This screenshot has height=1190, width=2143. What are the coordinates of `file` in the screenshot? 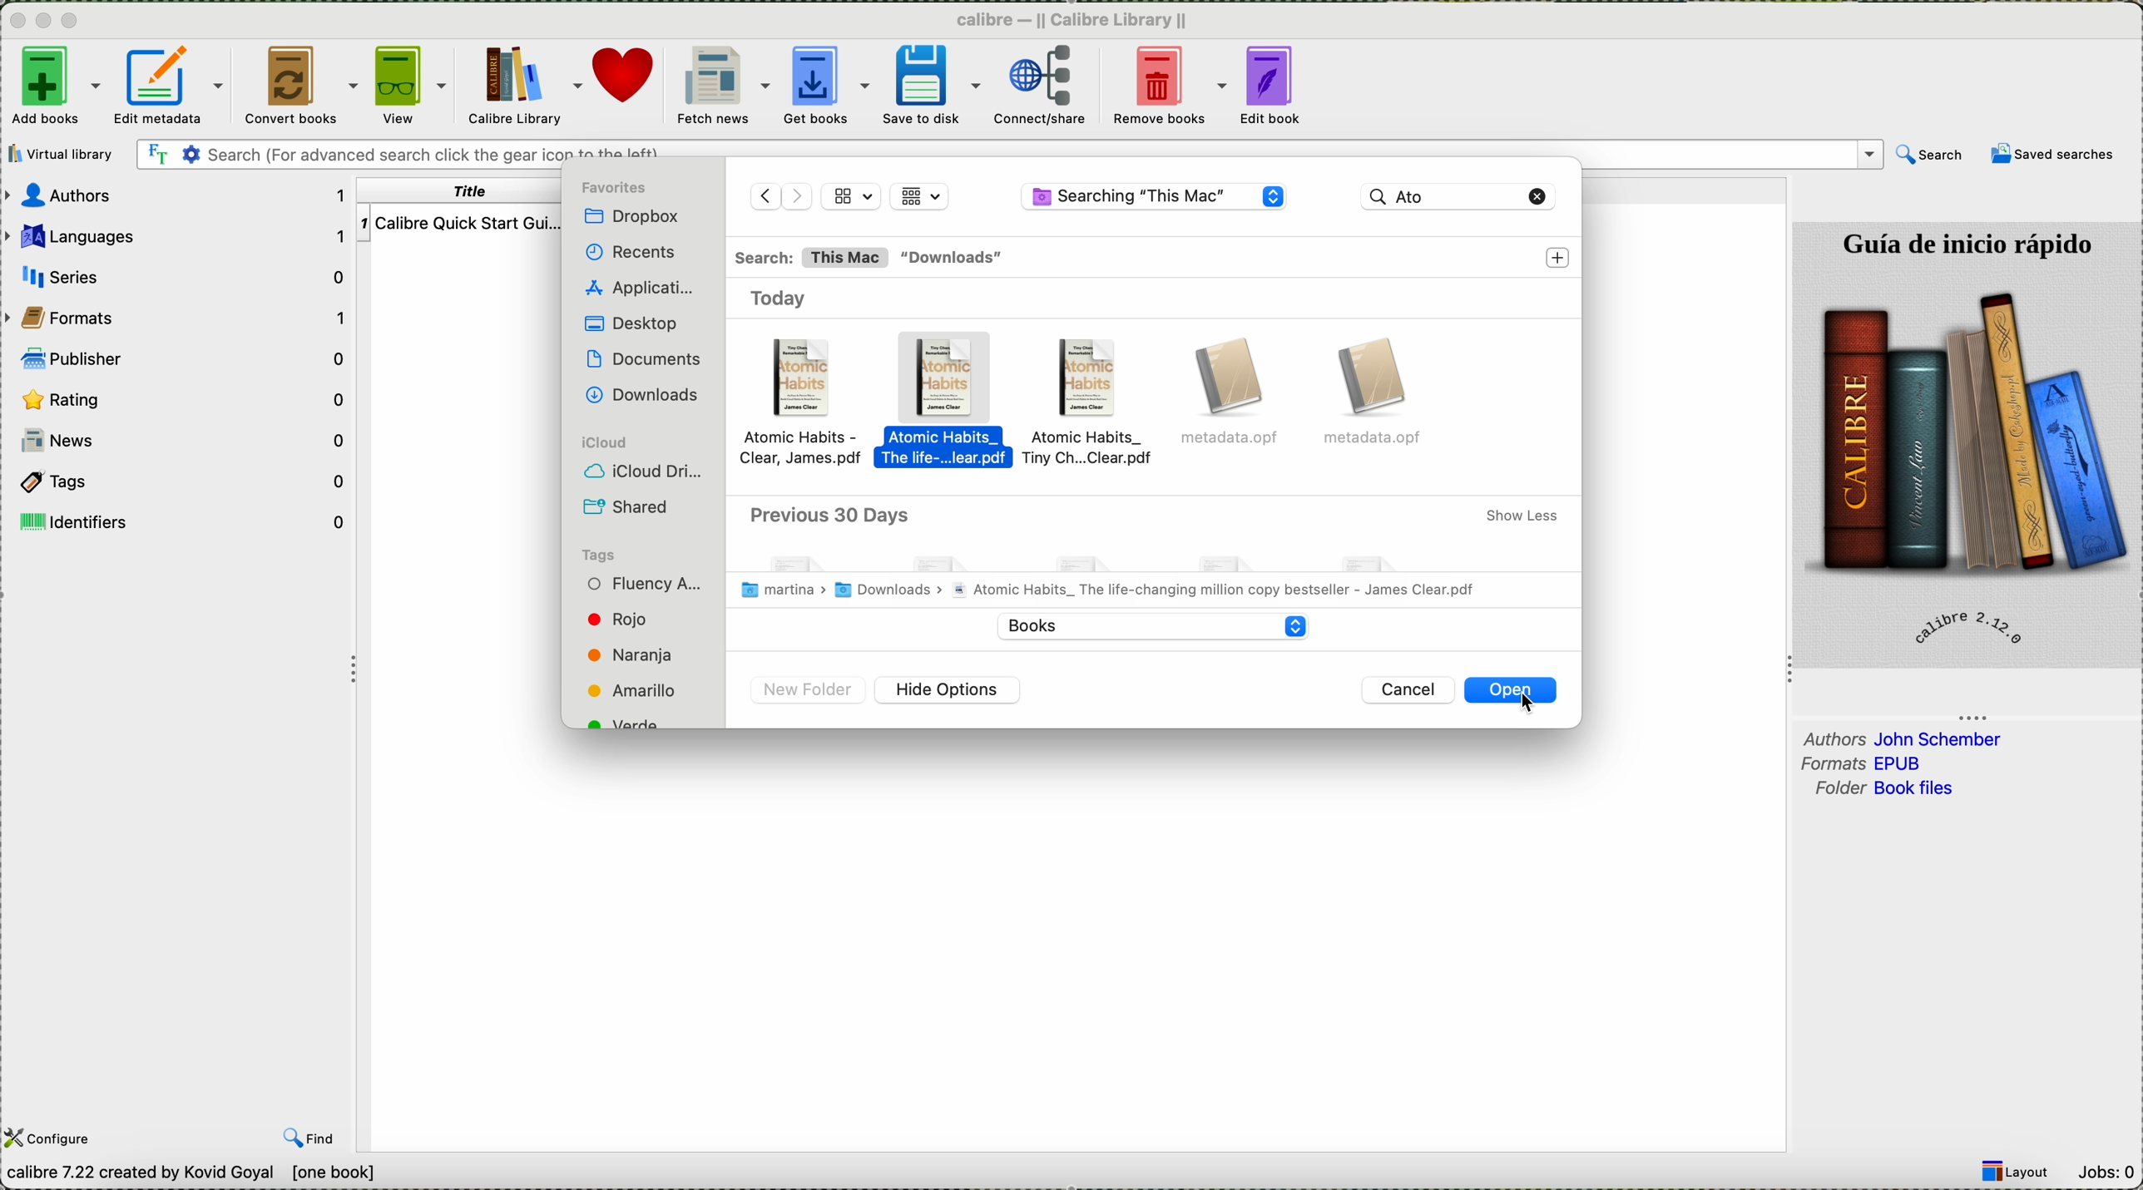 It's located at (1235, 396).